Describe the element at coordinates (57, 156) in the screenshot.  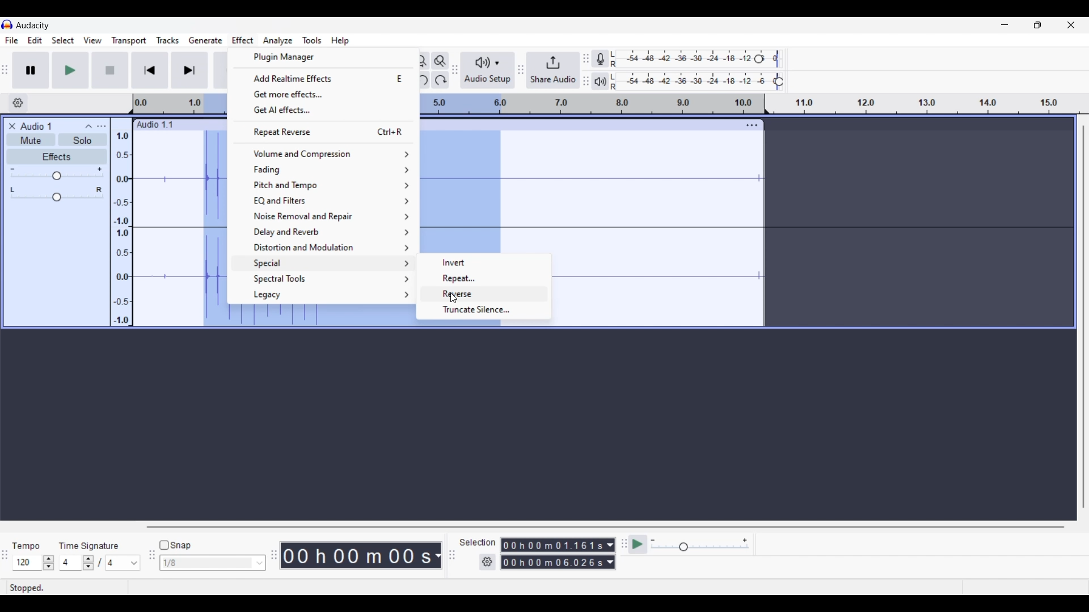
I see `Effects` at that location.